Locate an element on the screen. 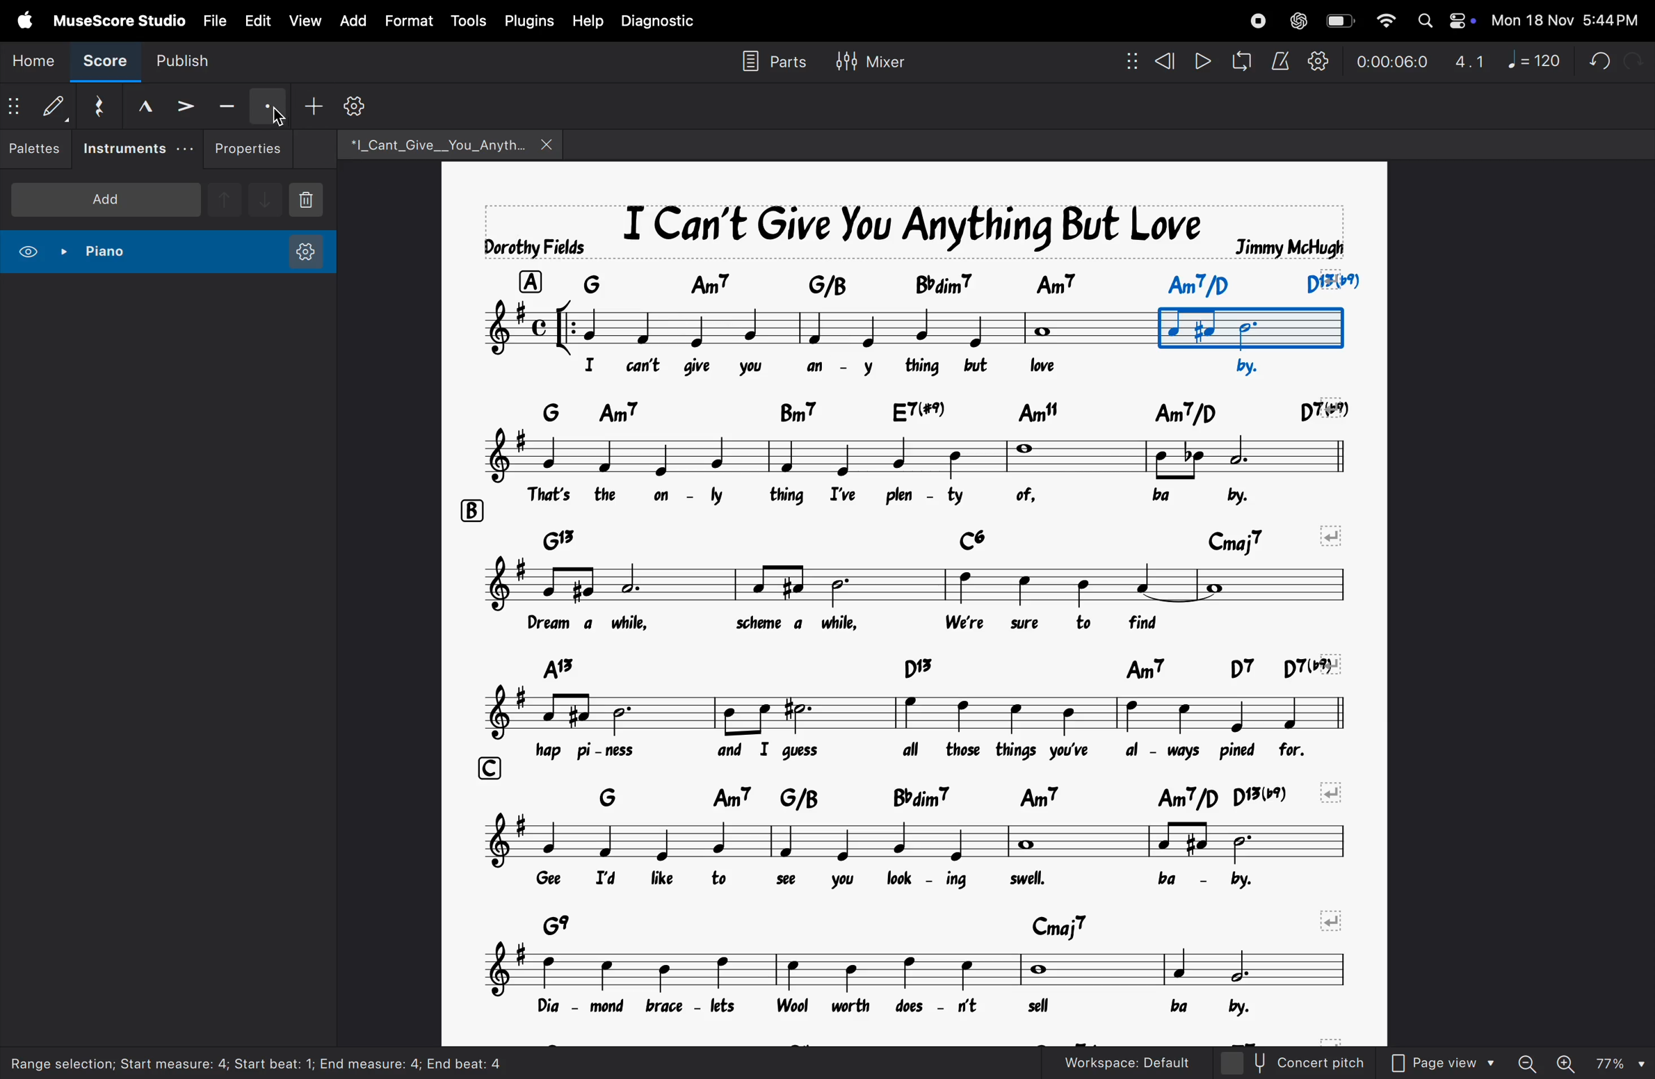 This screenshot has width=1655, height=1079. format is located at coordinates (411, 21).